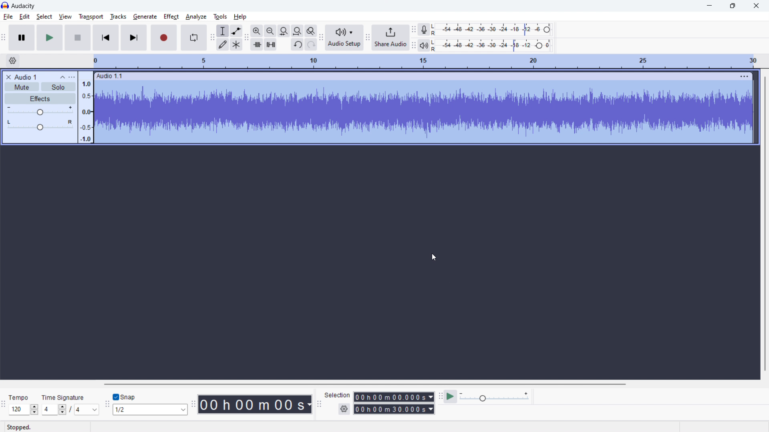 The width and height of the screenshot is (769, 432). Describe the element at coordinates (424, 113) in the screenshot. I see `audio wave form` at that location.